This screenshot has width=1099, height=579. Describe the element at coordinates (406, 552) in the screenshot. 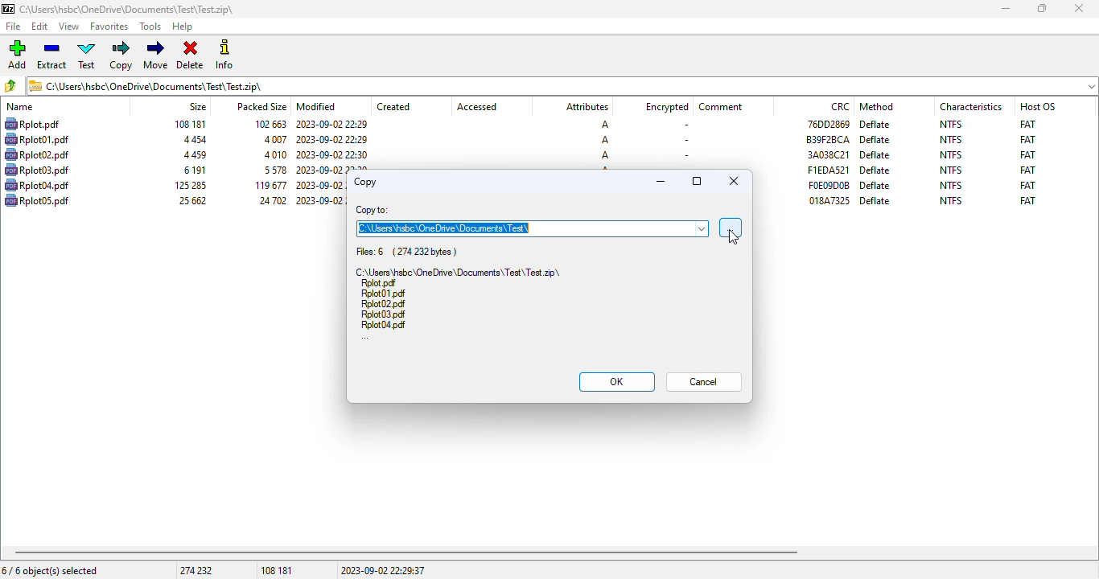

I see `horizontal scroll bar` at that location.